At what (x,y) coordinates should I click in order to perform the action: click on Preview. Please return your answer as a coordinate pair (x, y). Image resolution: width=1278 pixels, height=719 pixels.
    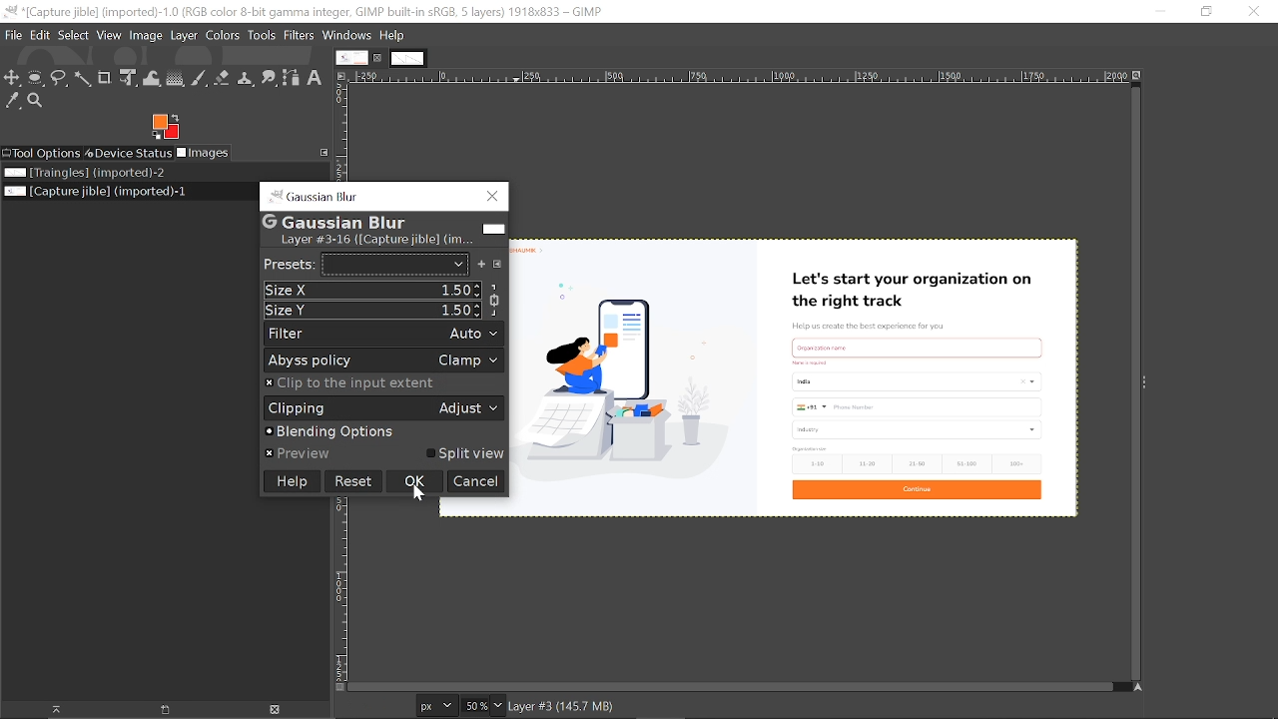
    Looking at the image, I should click on (299, 453).